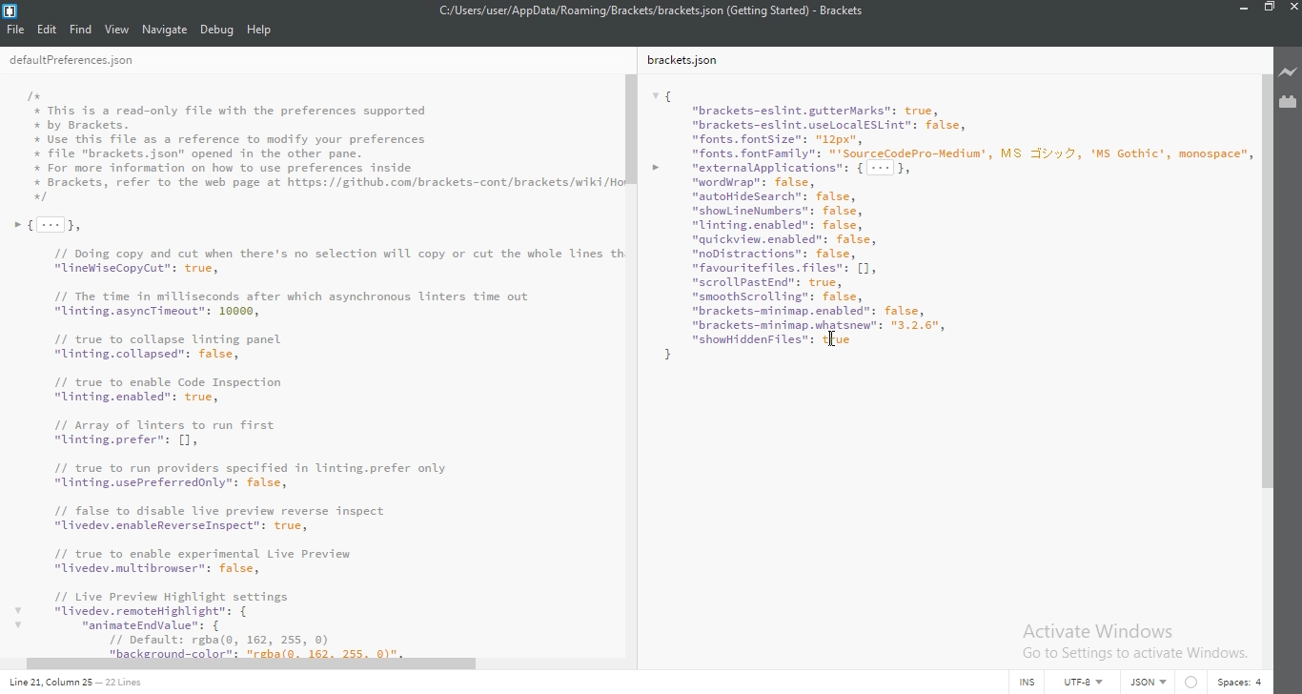 The height and width of the screenshot is (694, 1302). What do you see at coordinates (1293, 8) in the screenshot?
I see `close` at bounding box center [1293, 8].